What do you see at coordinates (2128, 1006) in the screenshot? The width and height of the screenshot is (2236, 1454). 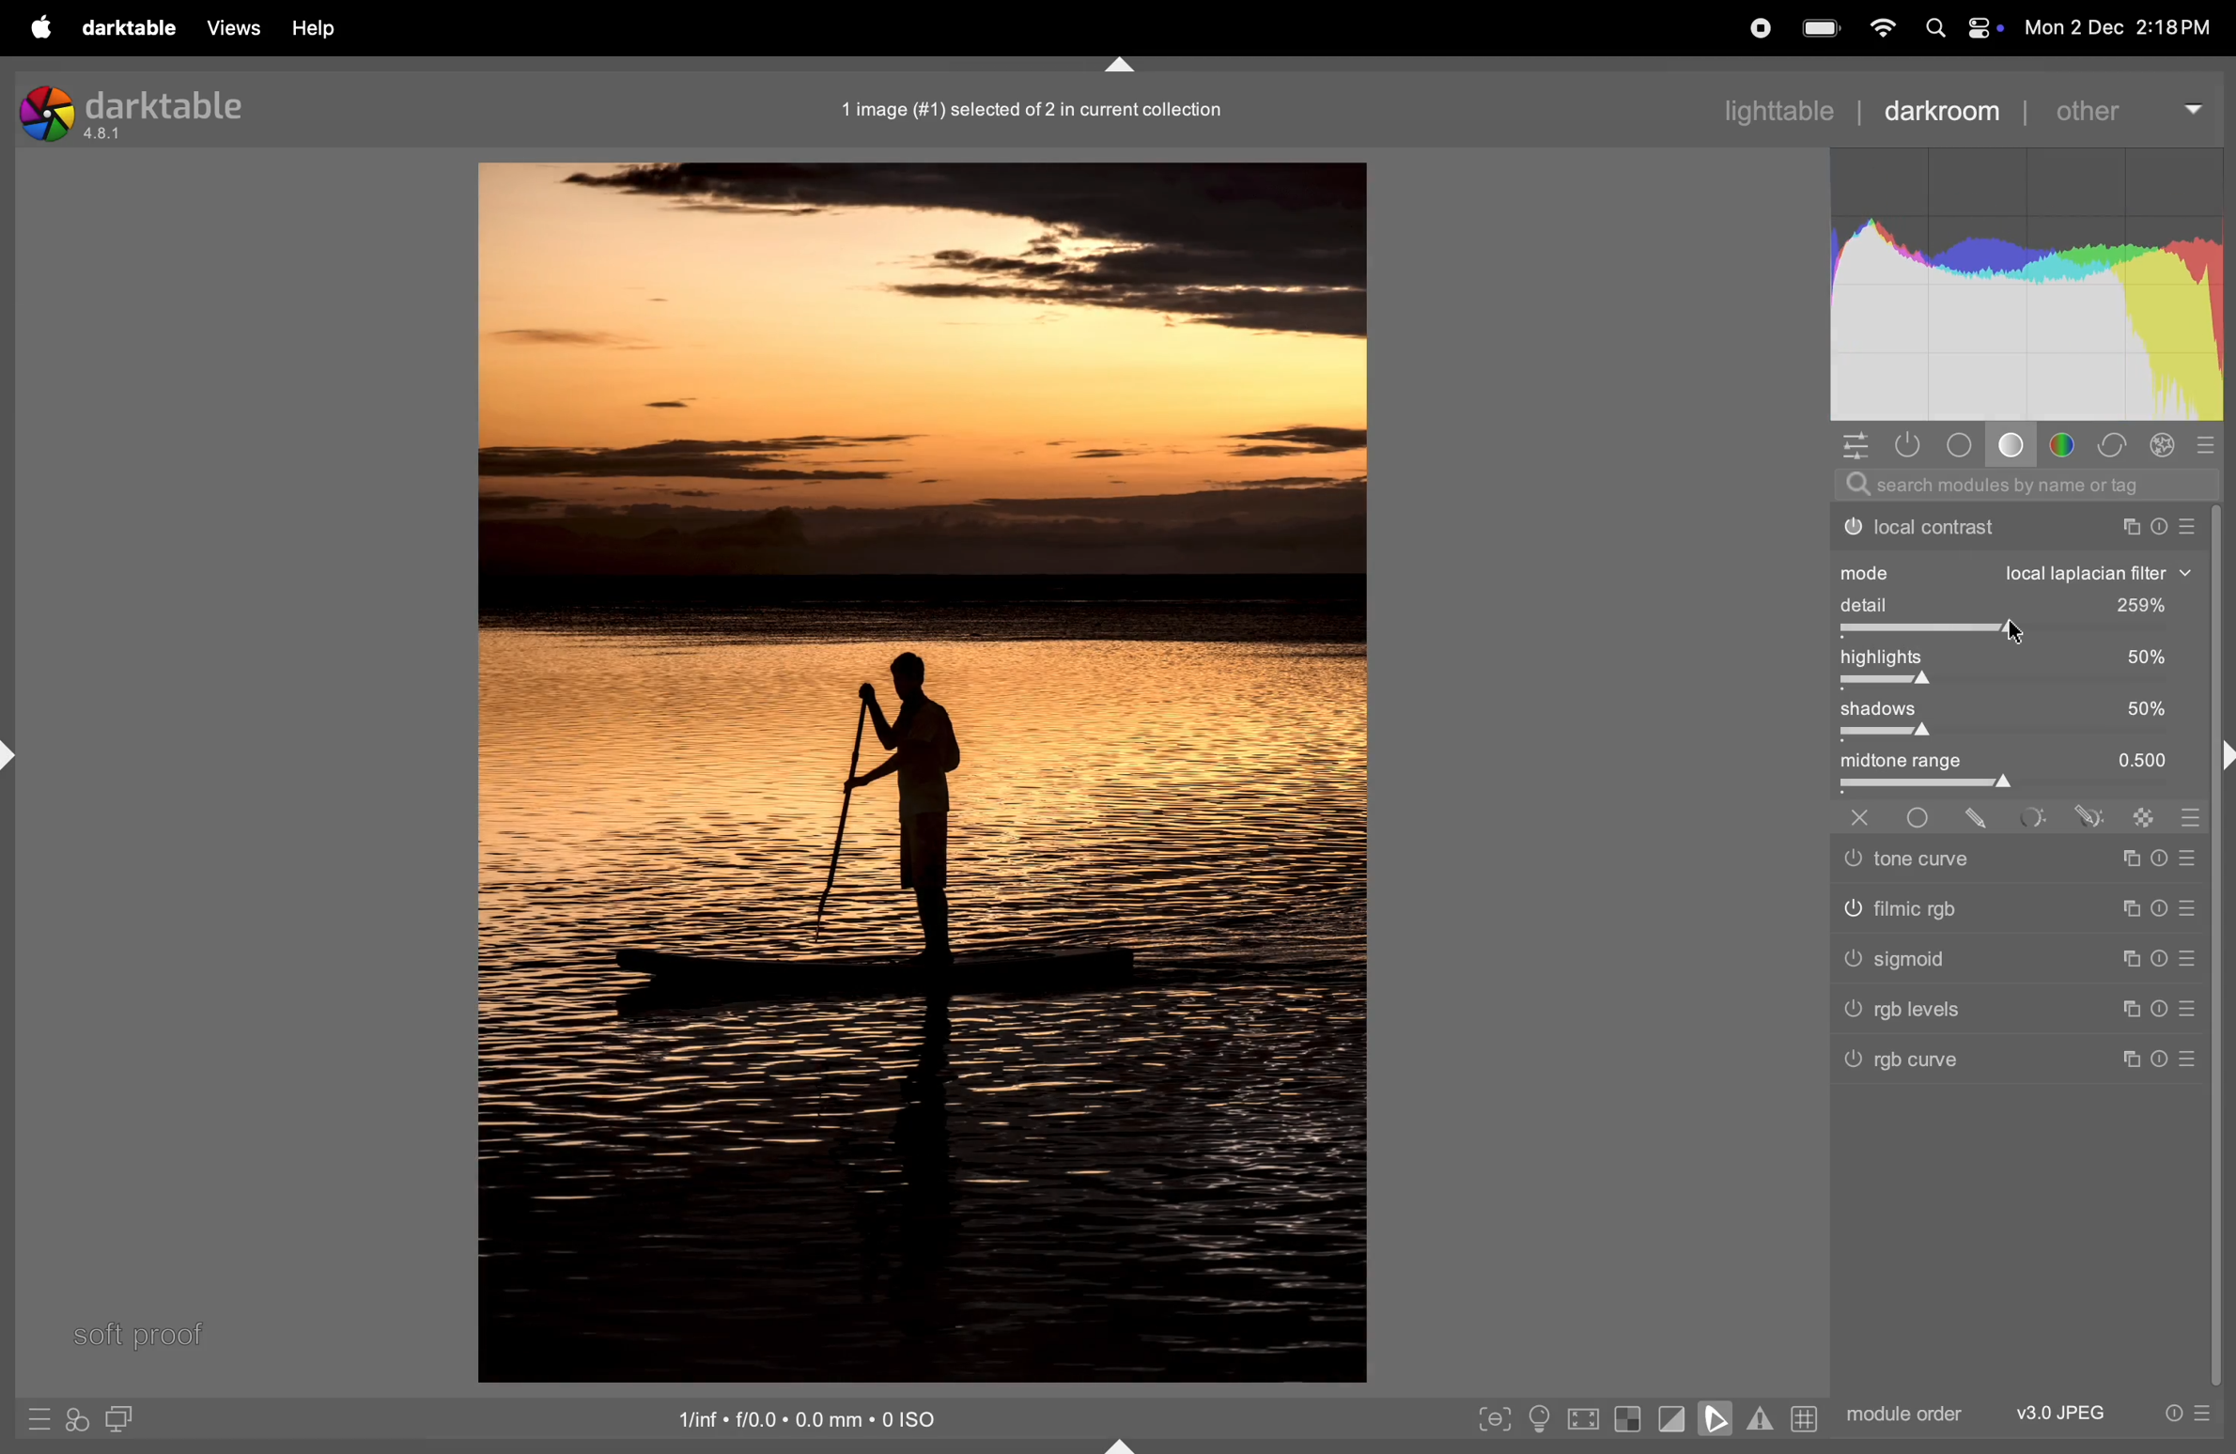 I see `sign ` at bounding box center [2128, 1006].